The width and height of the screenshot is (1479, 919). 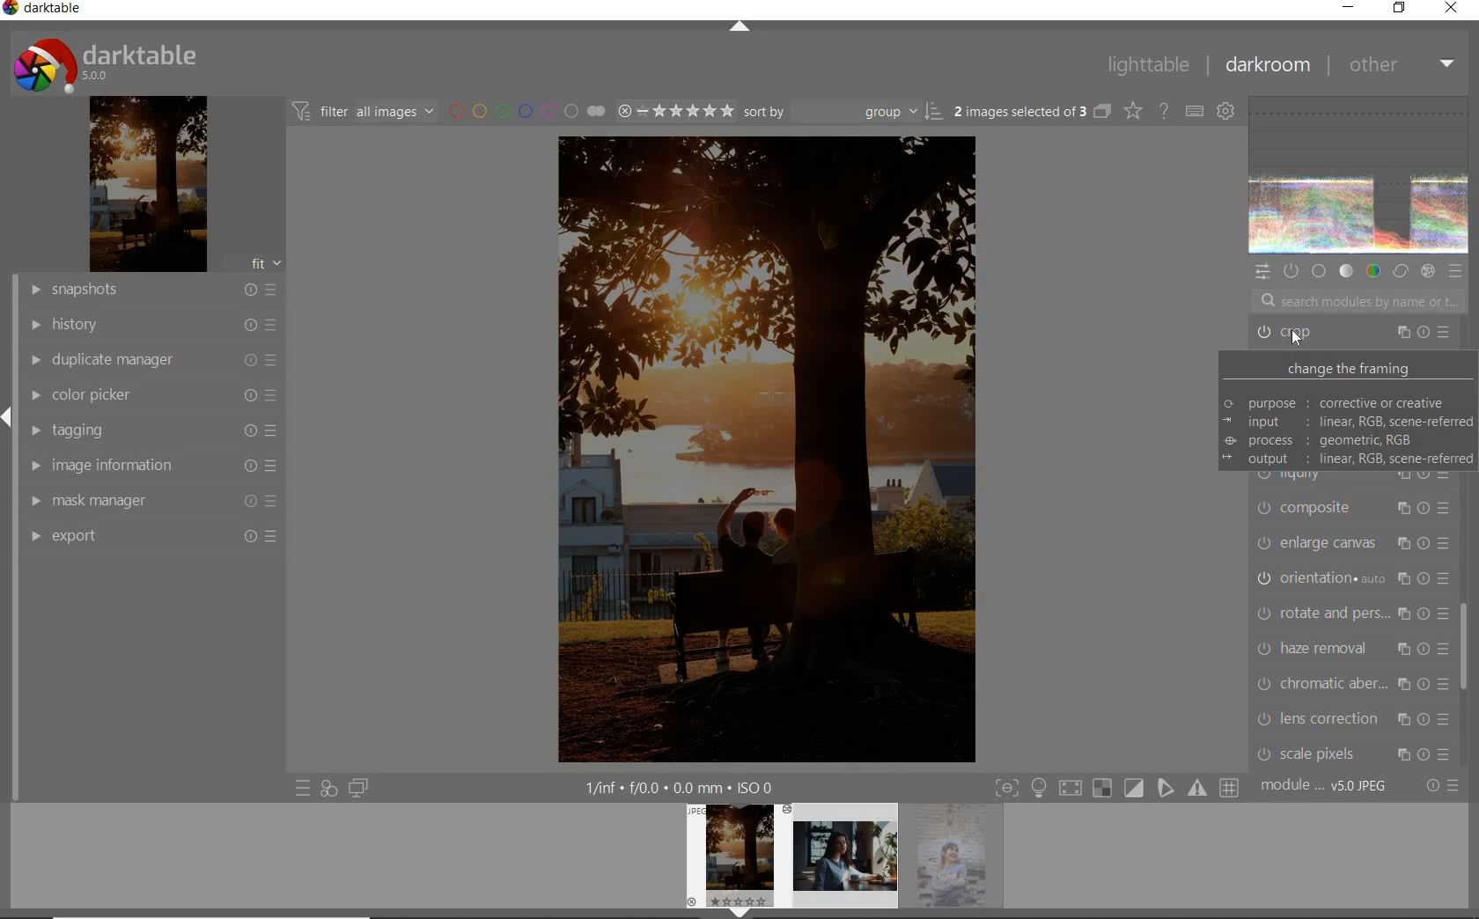 I want to click on chromatic, so click(x=1354, y=683).